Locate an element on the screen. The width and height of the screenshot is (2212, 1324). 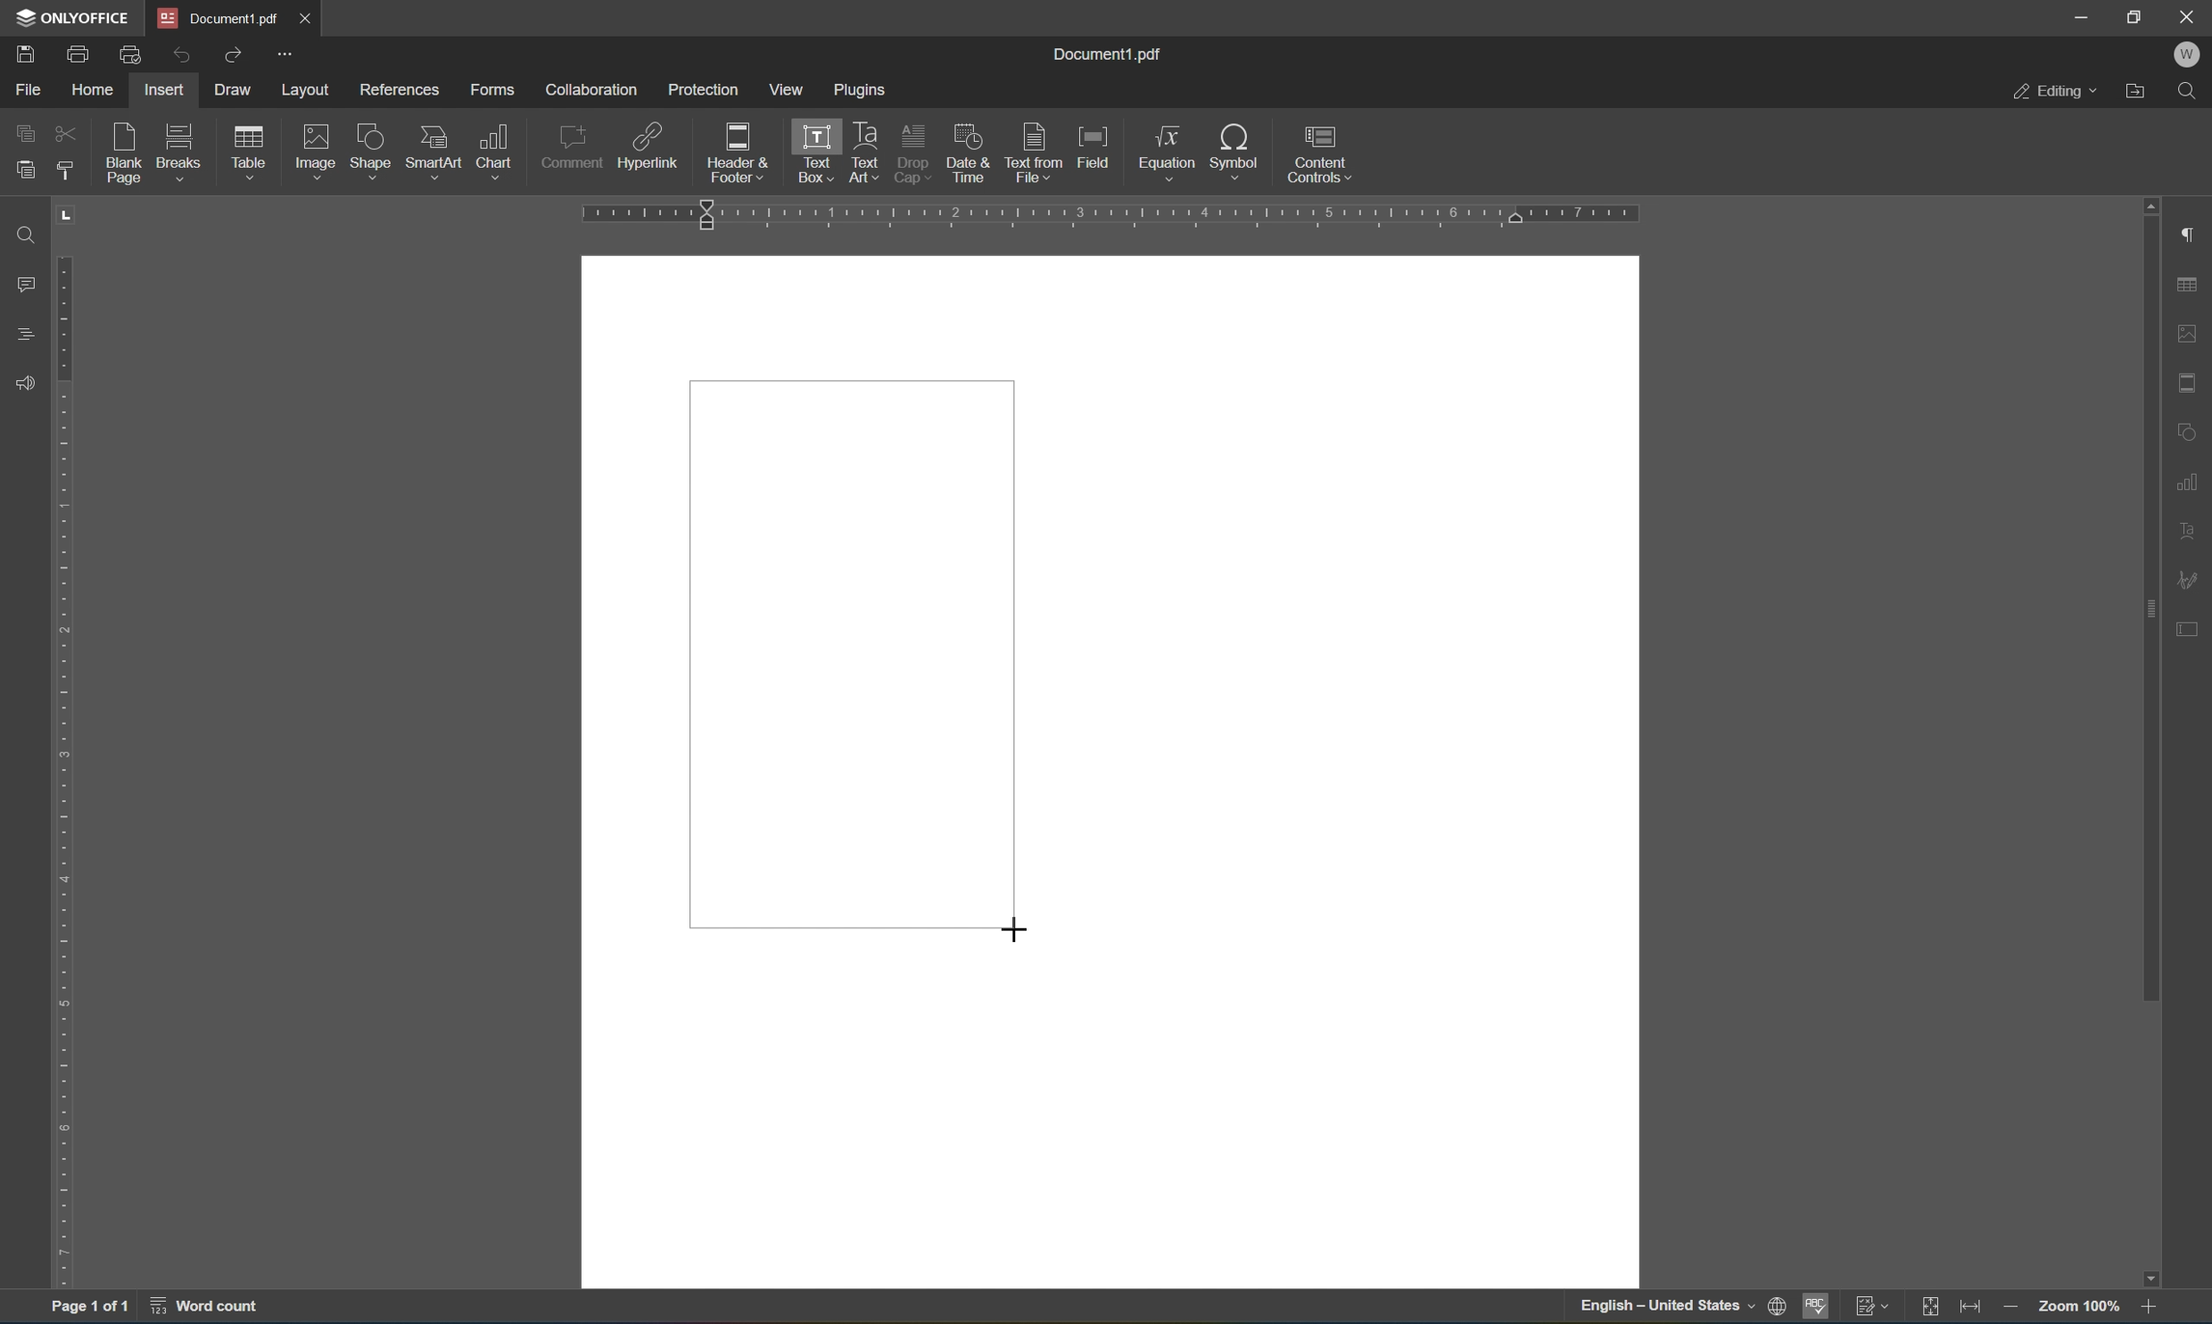
Page 1 of 1 is located at coordinates (90, 1309).